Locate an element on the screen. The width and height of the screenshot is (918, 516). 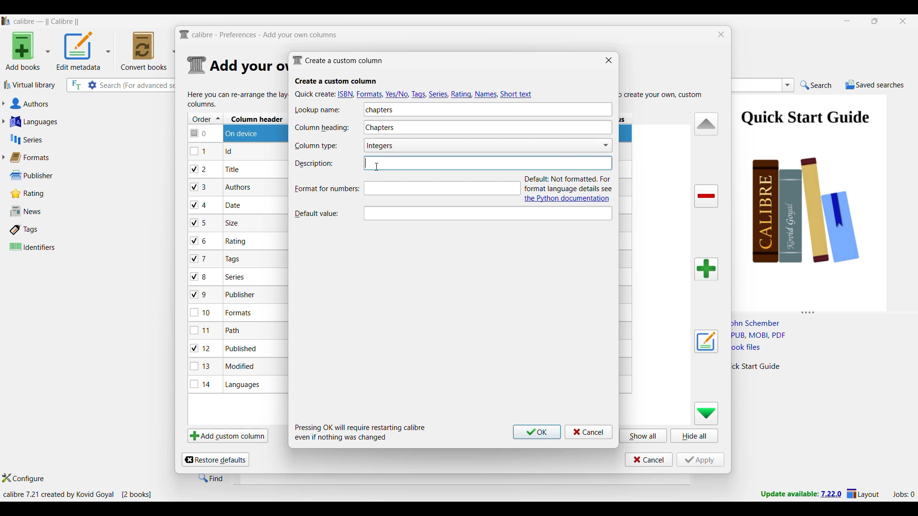
Identifiers is located at coordinates (47, 247).